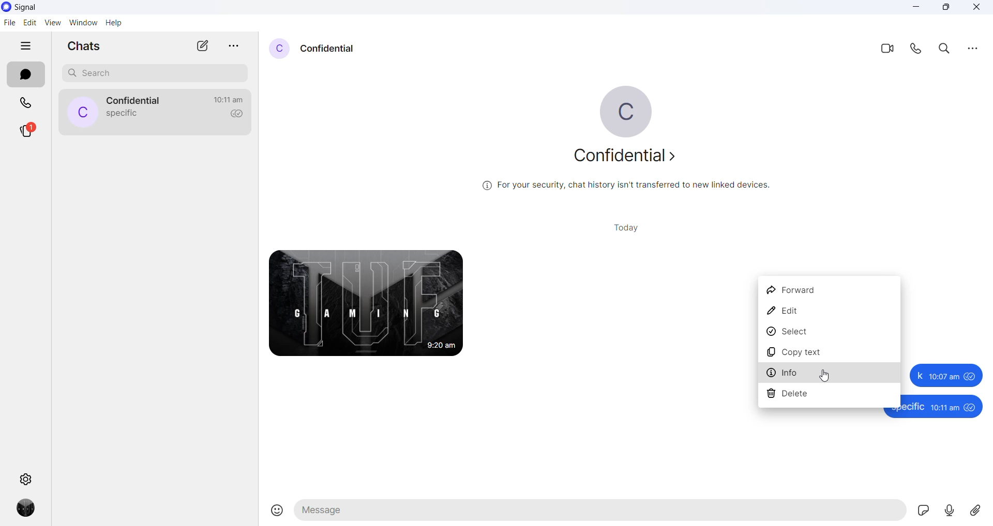  I want to click on photo received, so click(367, 304).